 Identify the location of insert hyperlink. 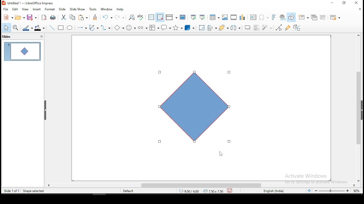
(283, 17).